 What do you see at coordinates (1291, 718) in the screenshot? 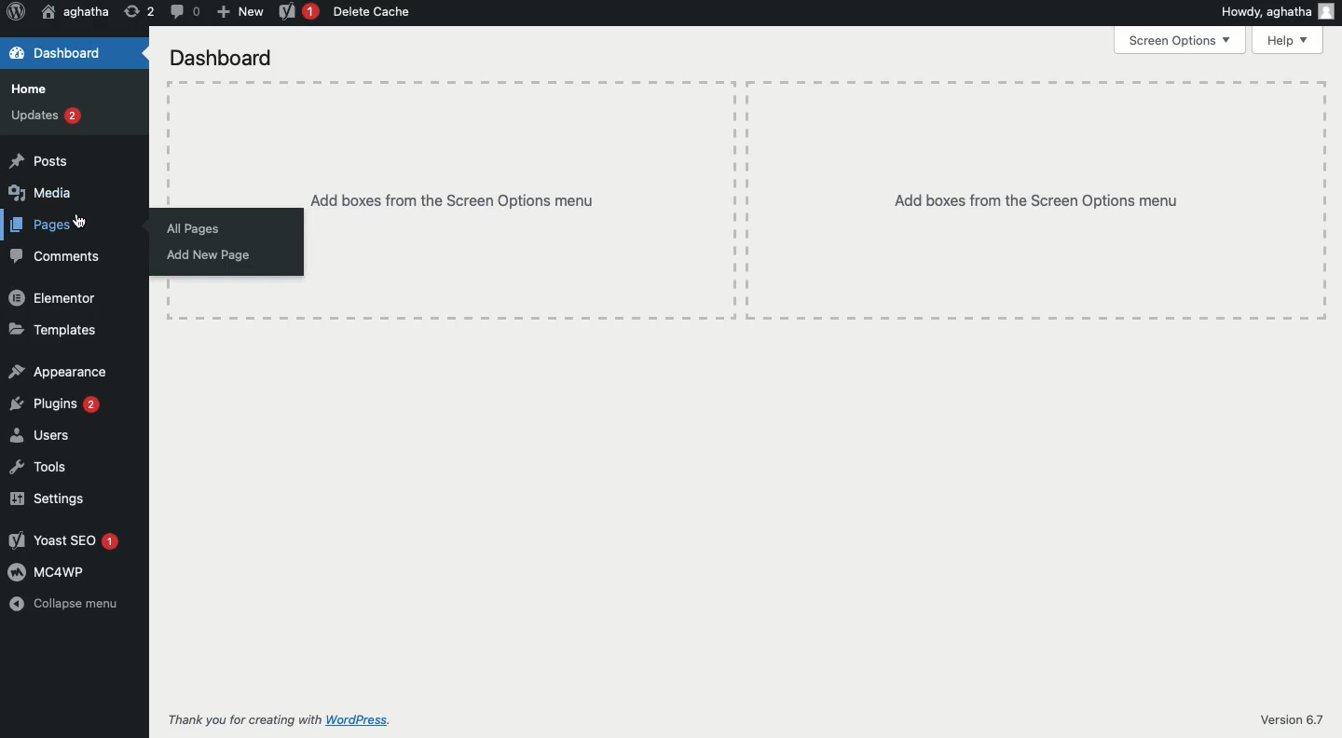
I see `Version 6.7` at bounding box center [1291, 718].